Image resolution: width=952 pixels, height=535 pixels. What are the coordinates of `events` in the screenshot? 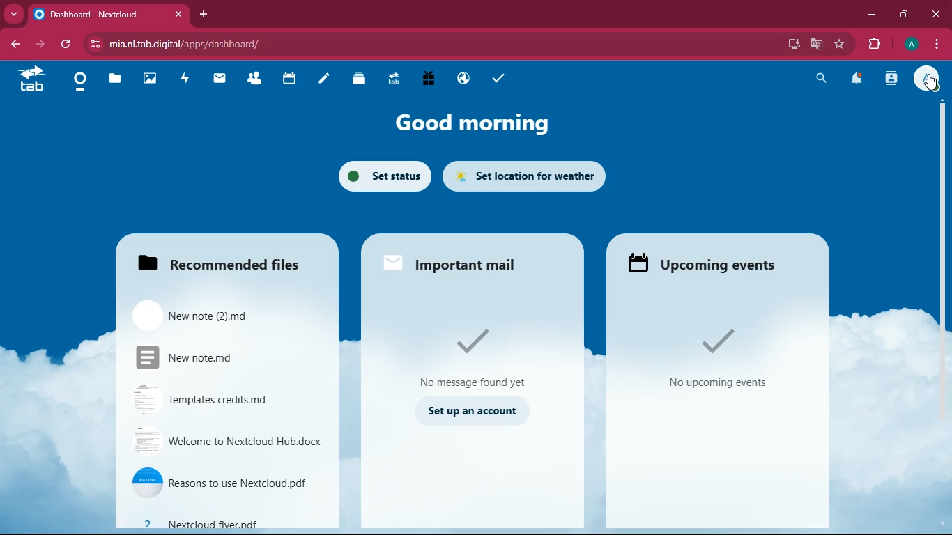 It's located at (725, 358).